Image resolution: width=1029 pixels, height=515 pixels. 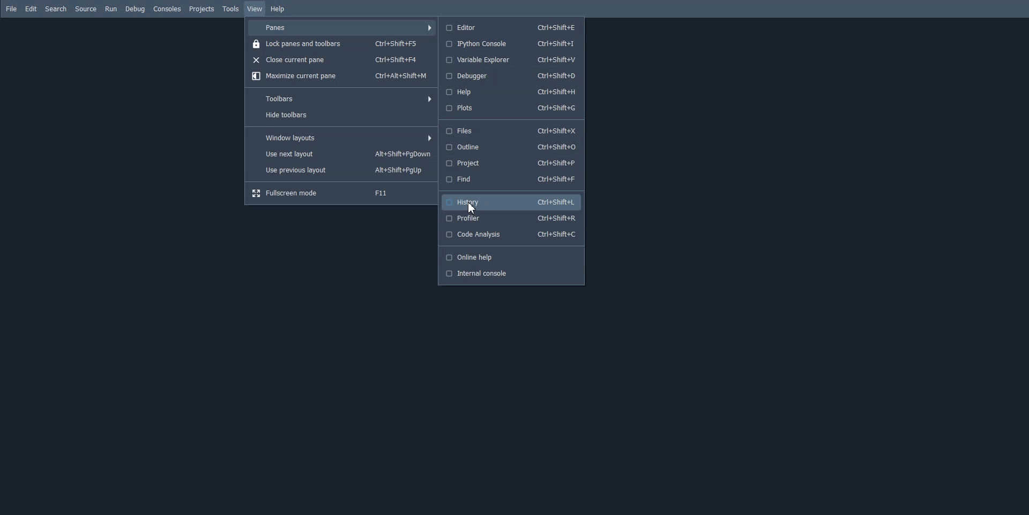 I want to click on Variable Explorer, so click(x=510, y=60).